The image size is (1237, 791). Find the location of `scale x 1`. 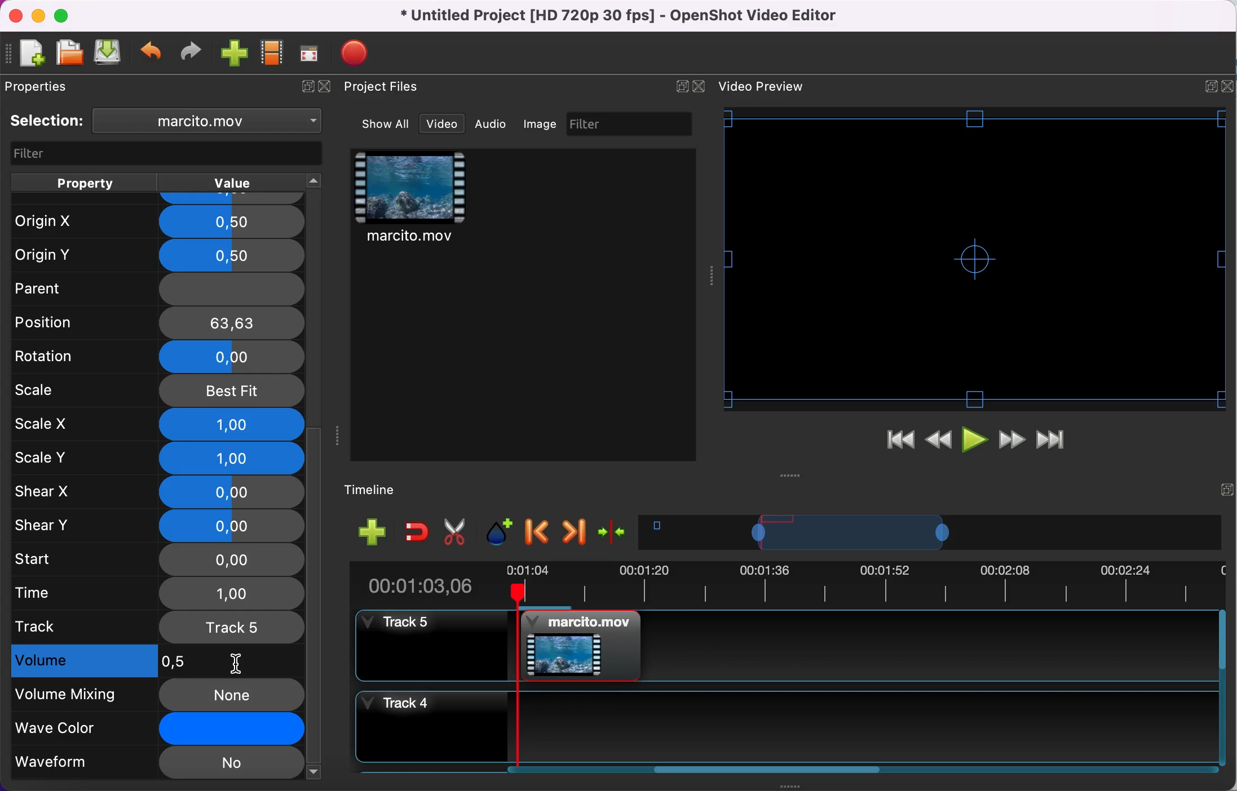

scale x 1 is located at coordinates (159, 425).